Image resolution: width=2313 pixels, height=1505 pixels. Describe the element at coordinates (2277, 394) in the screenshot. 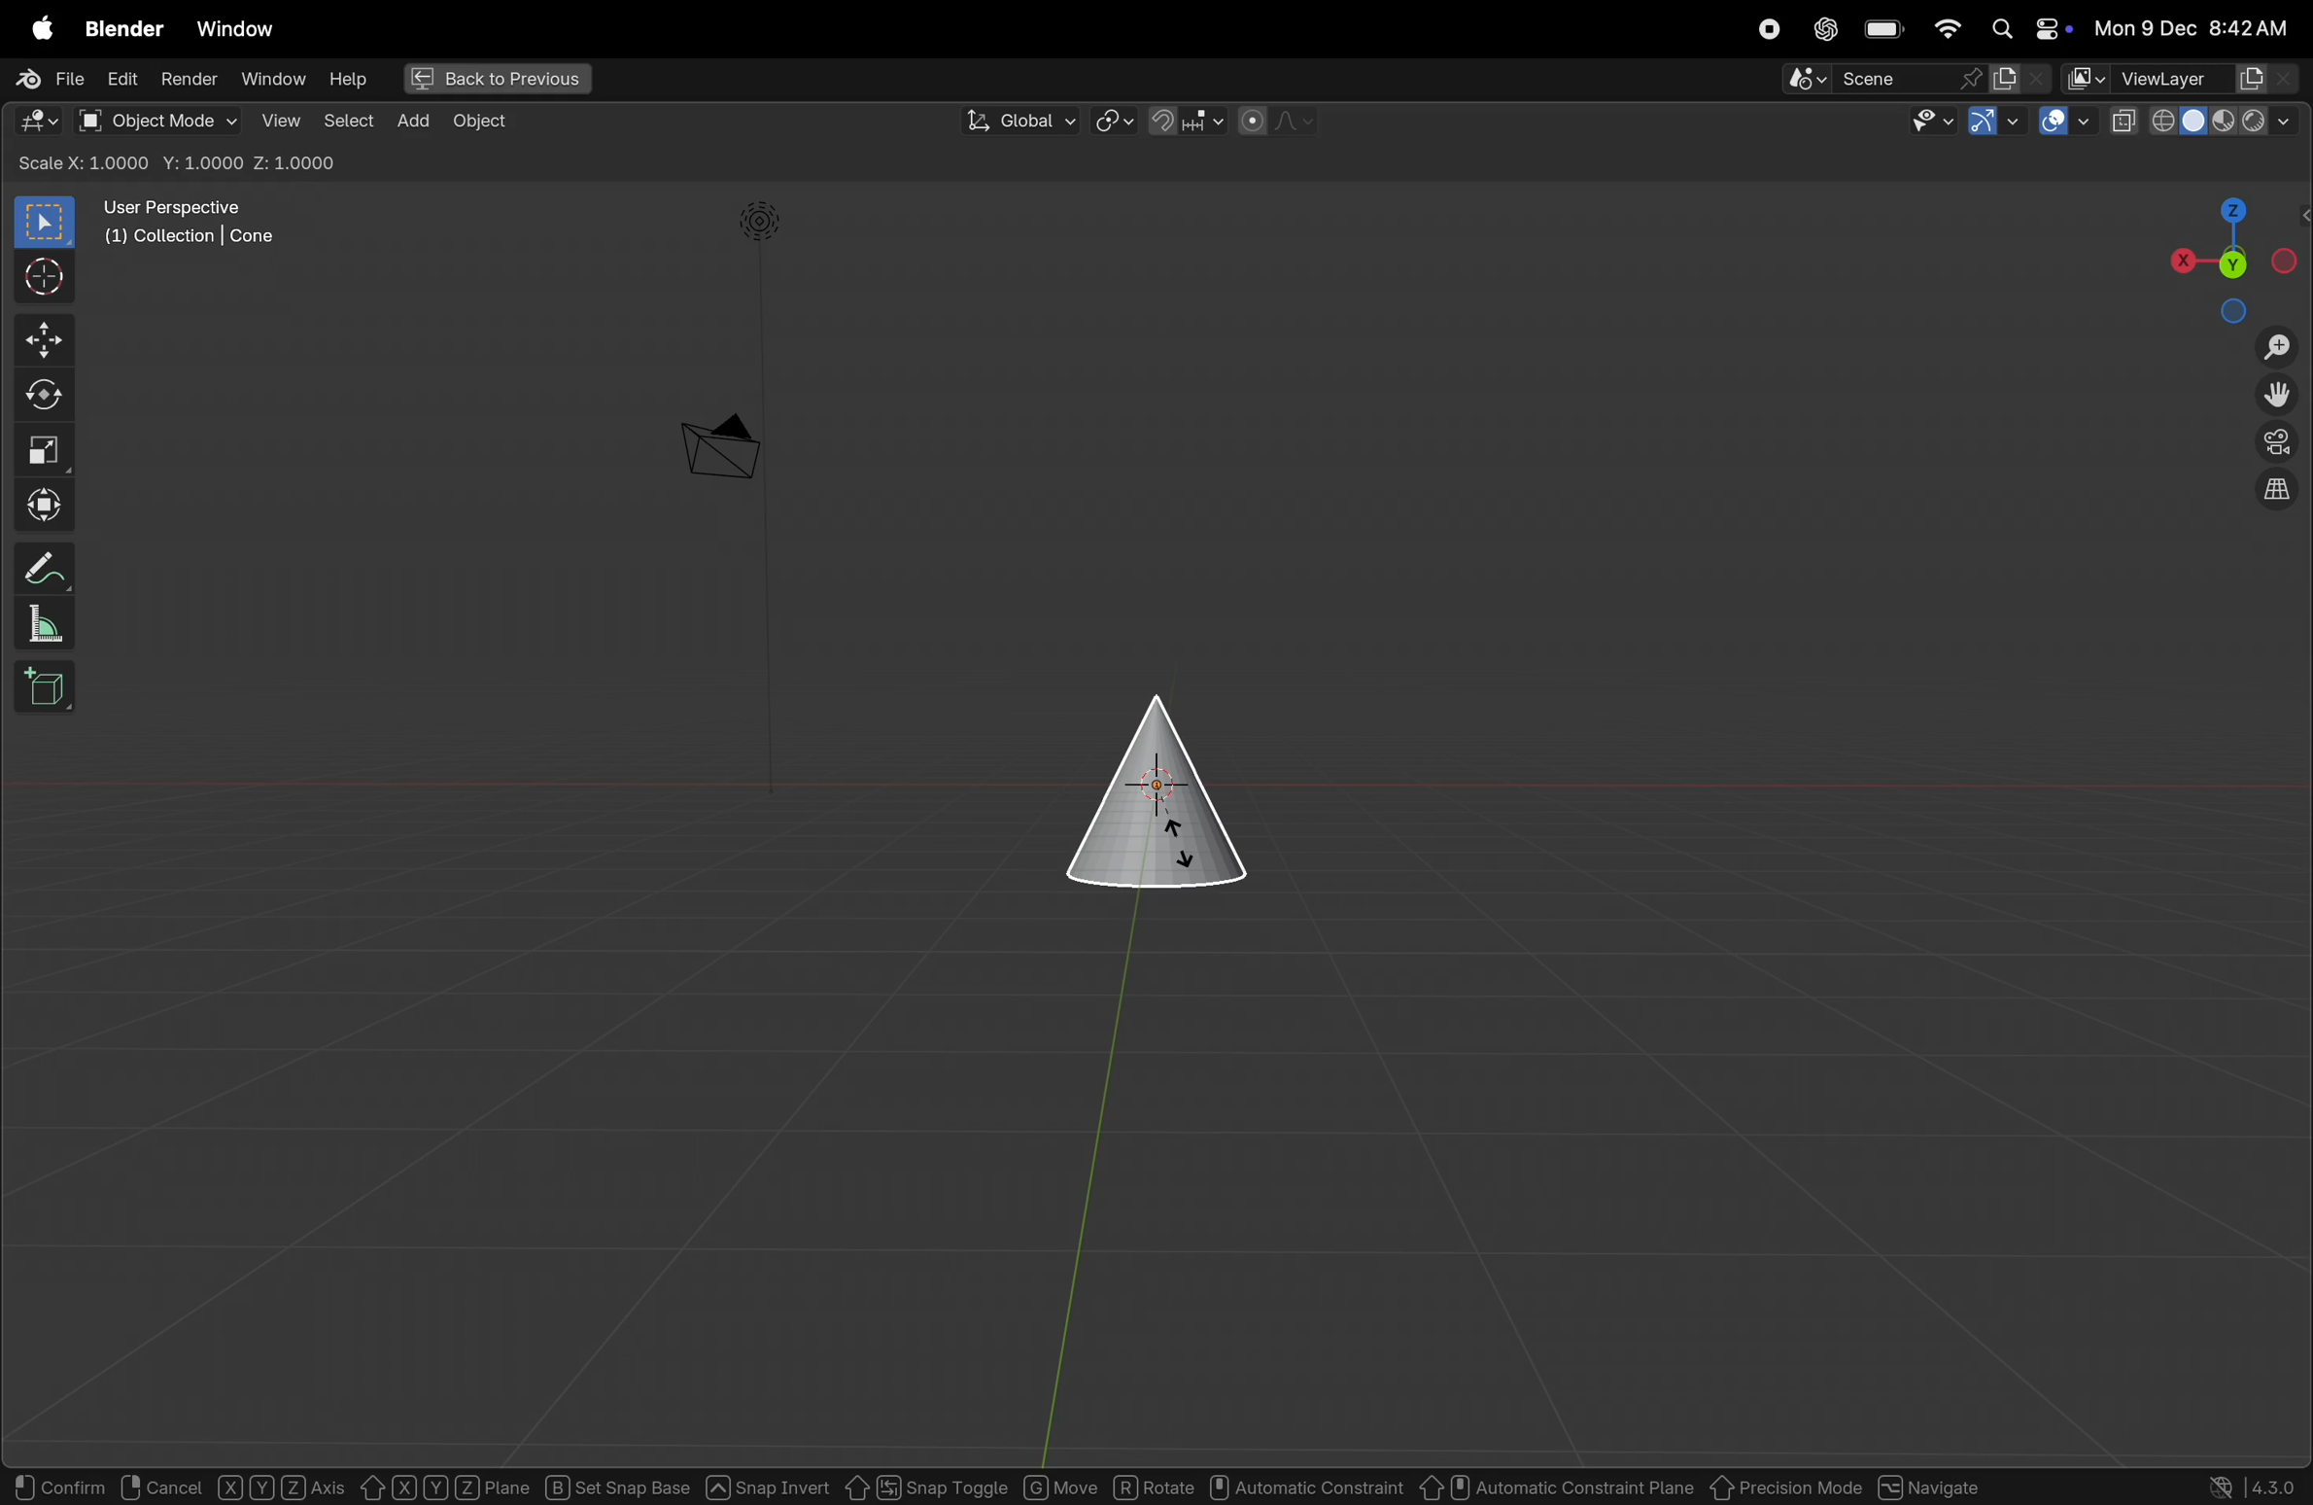

I see `move the view` at that location.